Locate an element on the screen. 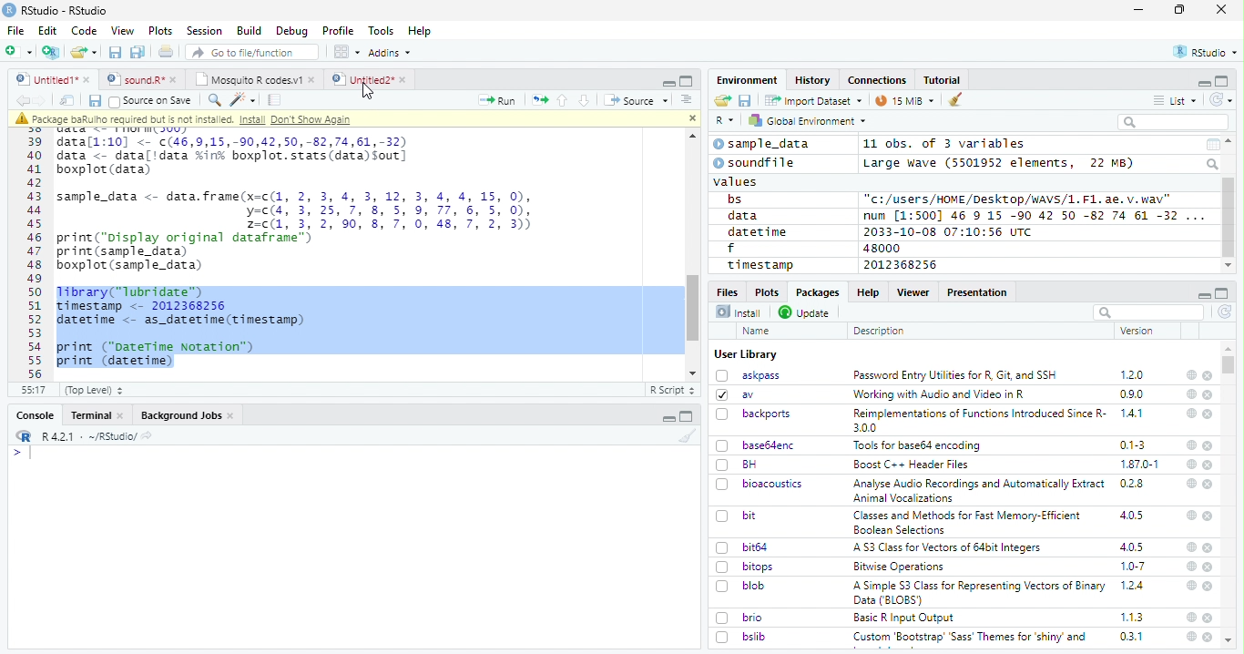  close is located at coordinates (1208, 376).